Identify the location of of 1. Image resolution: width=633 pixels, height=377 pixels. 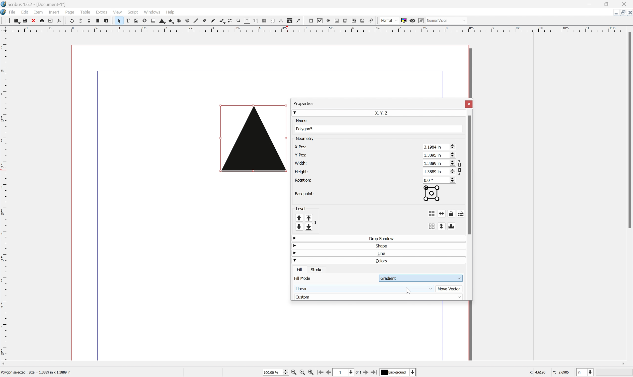
(359, 372).